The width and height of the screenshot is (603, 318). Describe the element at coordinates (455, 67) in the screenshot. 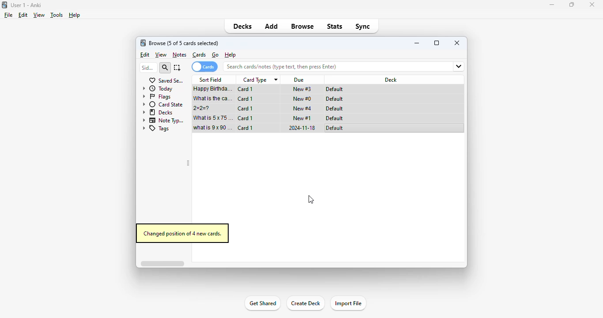

I see `fields` at that location.